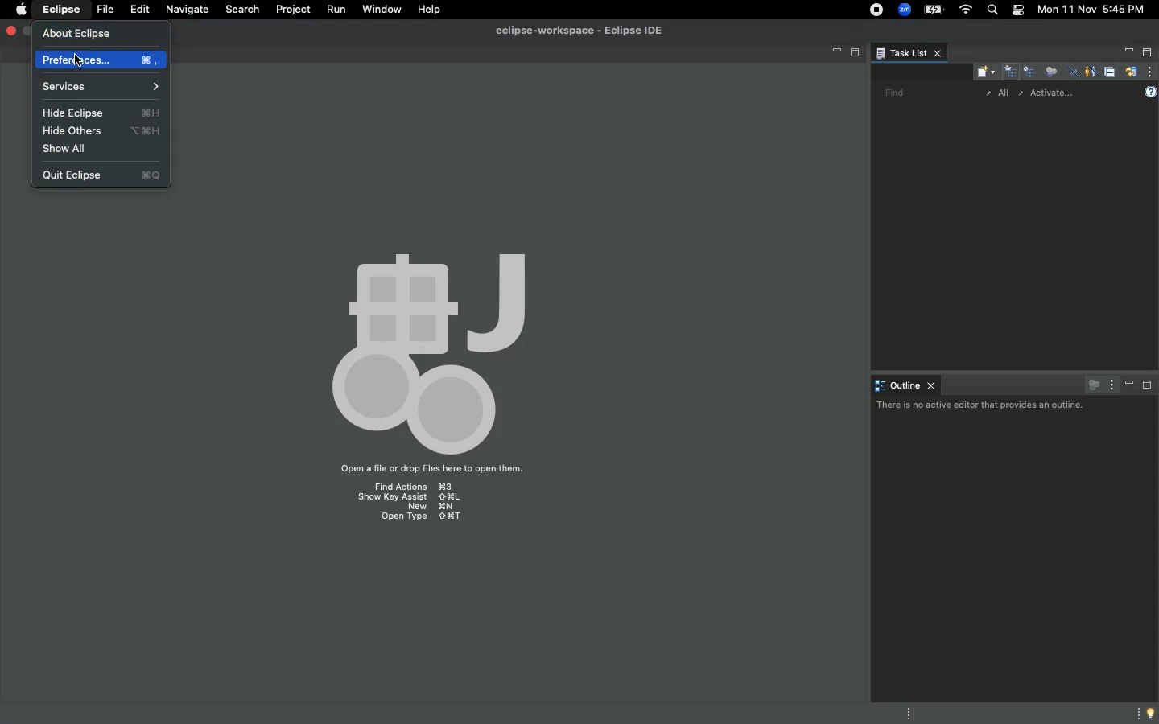 The image size is (1159, 724). Describe the element at coordinates (904, 11) in the screenshot. I see `Zoom` at that location.